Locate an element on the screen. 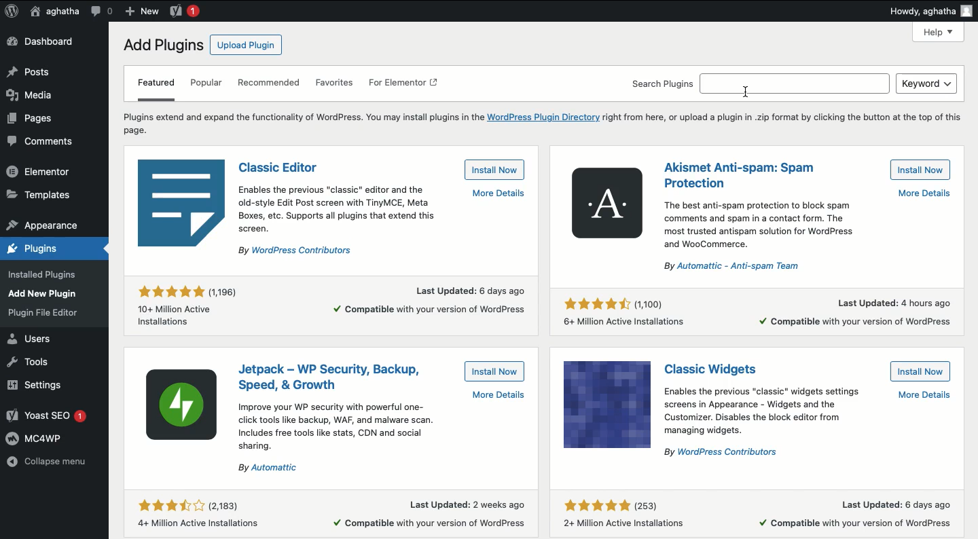 This screenshot has width=978, height=539. Plugin is located at coordinates (280, 166).